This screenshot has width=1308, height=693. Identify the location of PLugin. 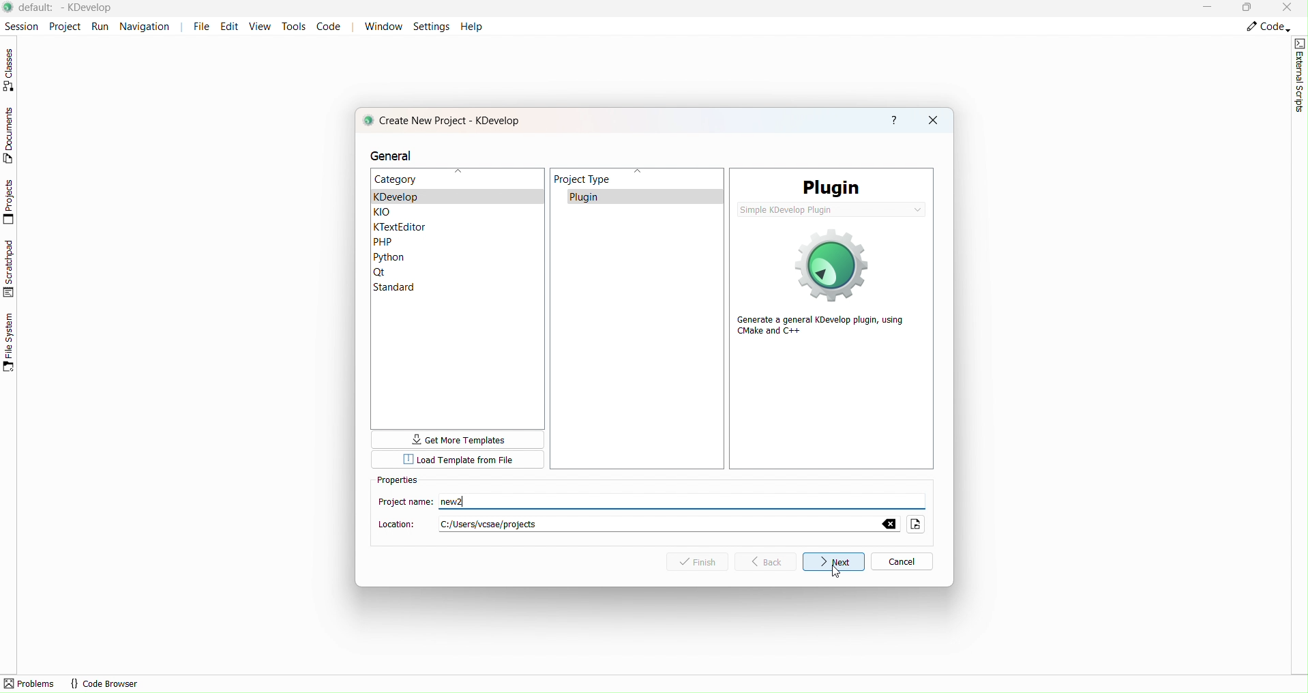
(832, 184).